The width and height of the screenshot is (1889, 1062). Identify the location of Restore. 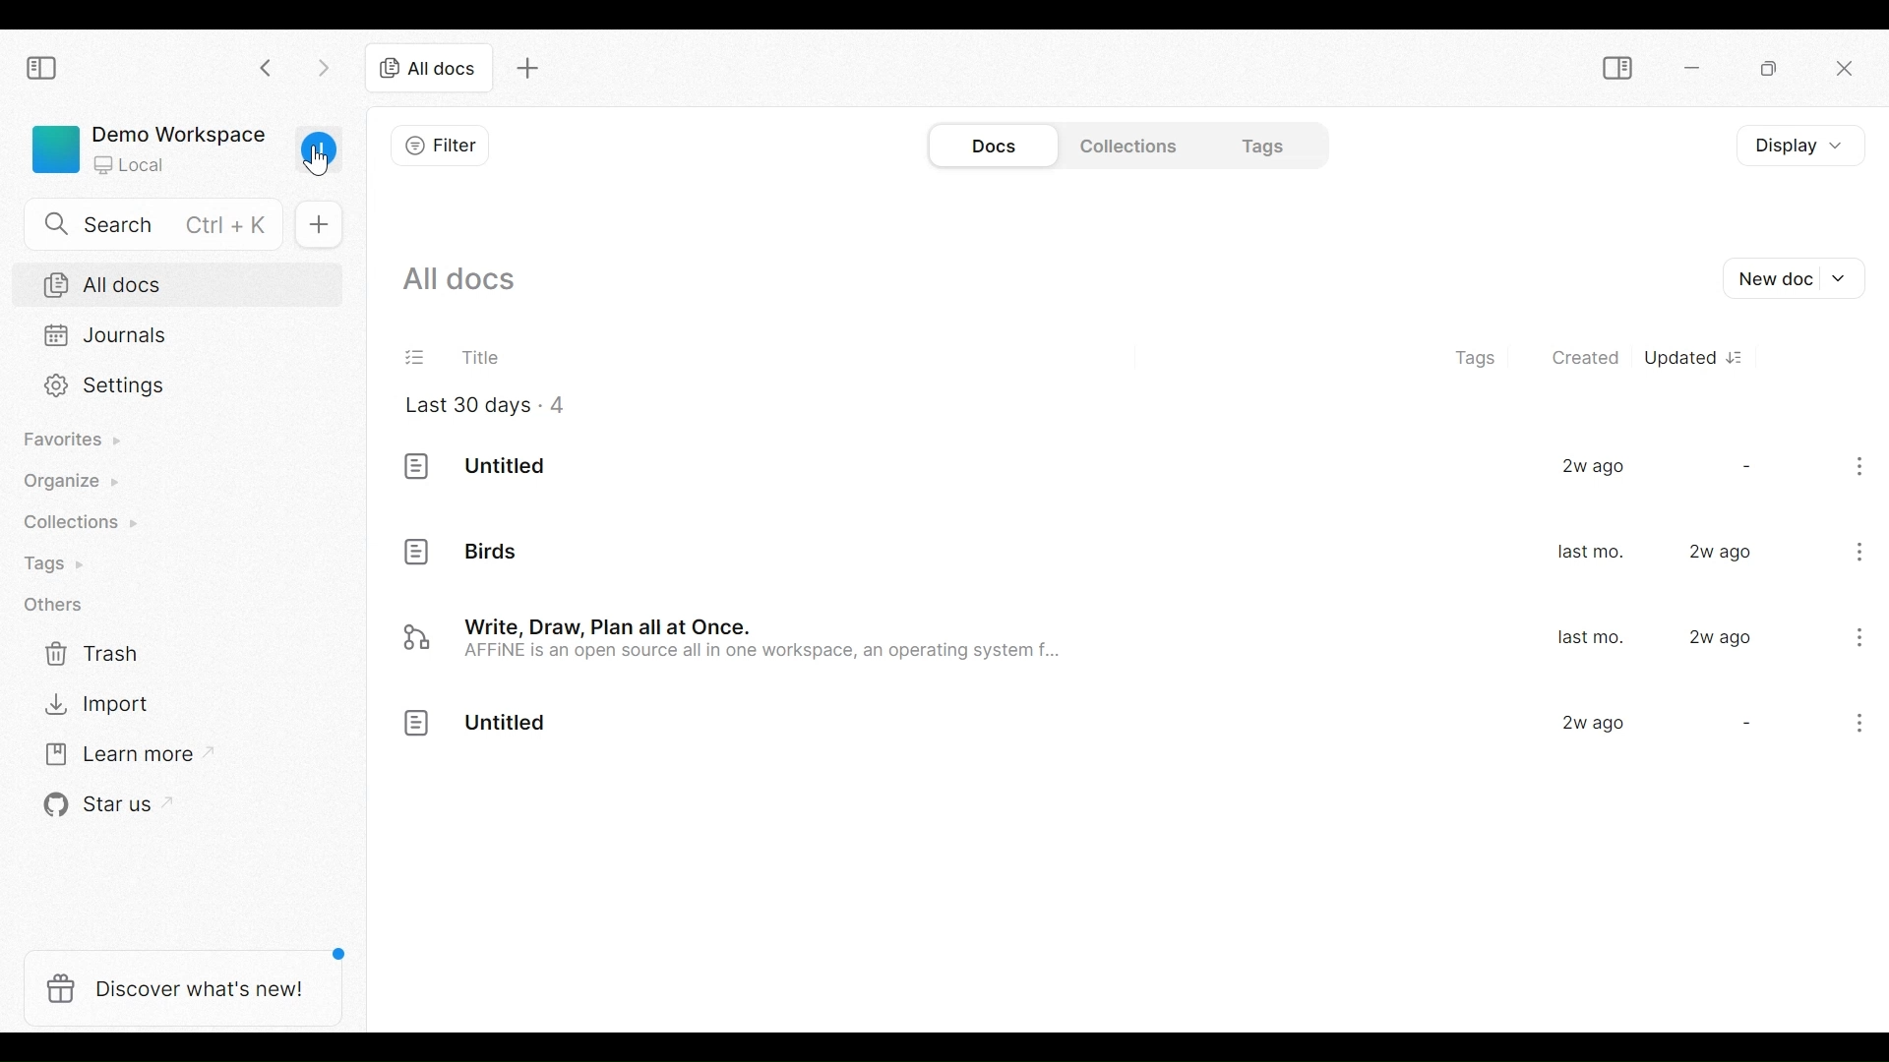
(1767, 69).